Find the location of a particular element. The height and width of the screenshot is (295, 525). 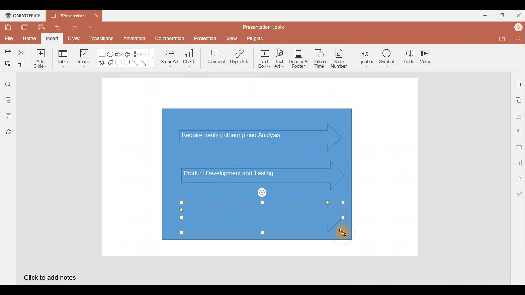

Video is located at coordinates (427, 56).